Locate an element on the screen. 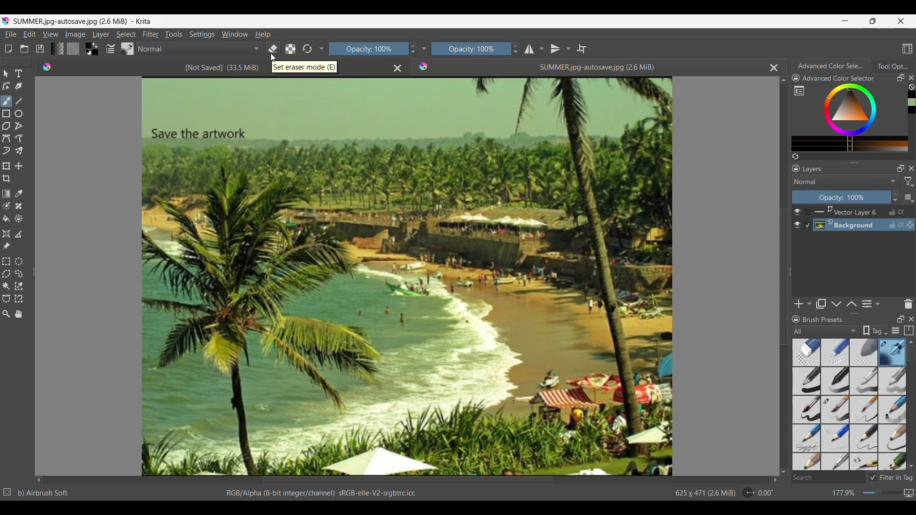 Image resolution: width=916 pixels, height=515 pixels. Delete panel is located at coordinates (908, 304).